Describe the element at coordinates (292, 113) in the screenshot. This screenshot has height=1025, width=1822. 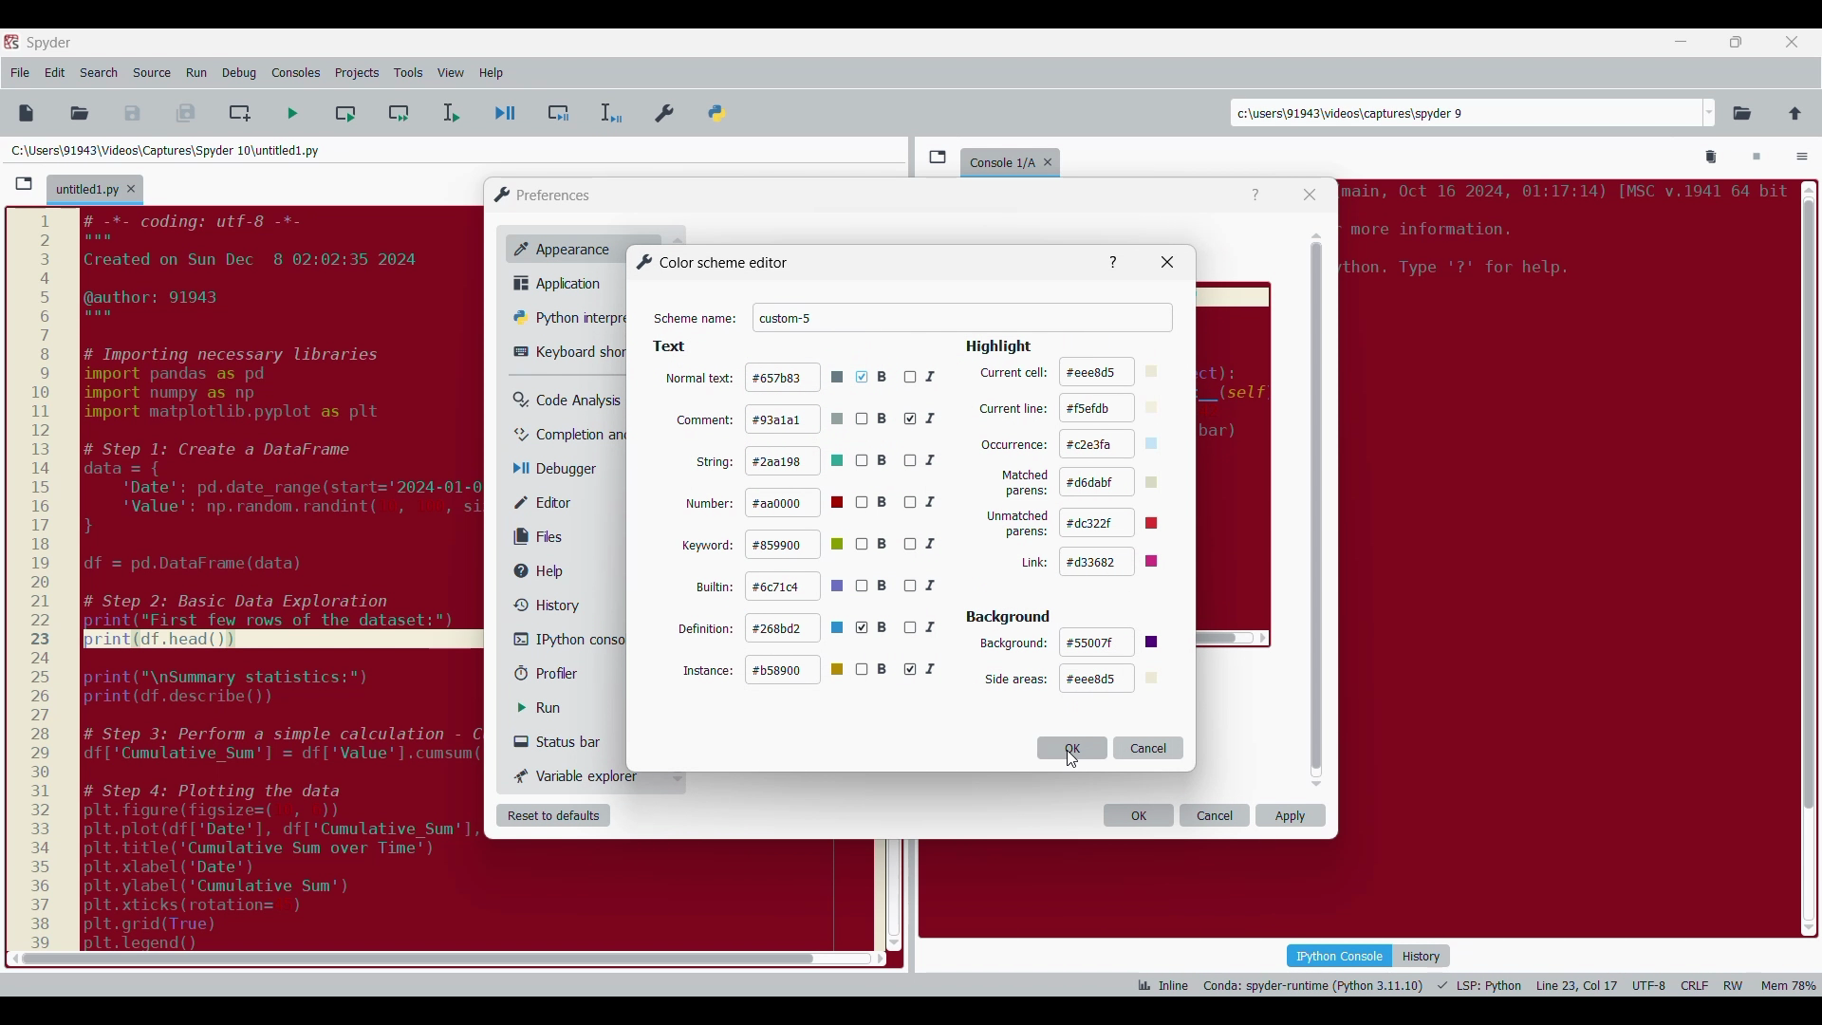
I see `Run file` at that location.